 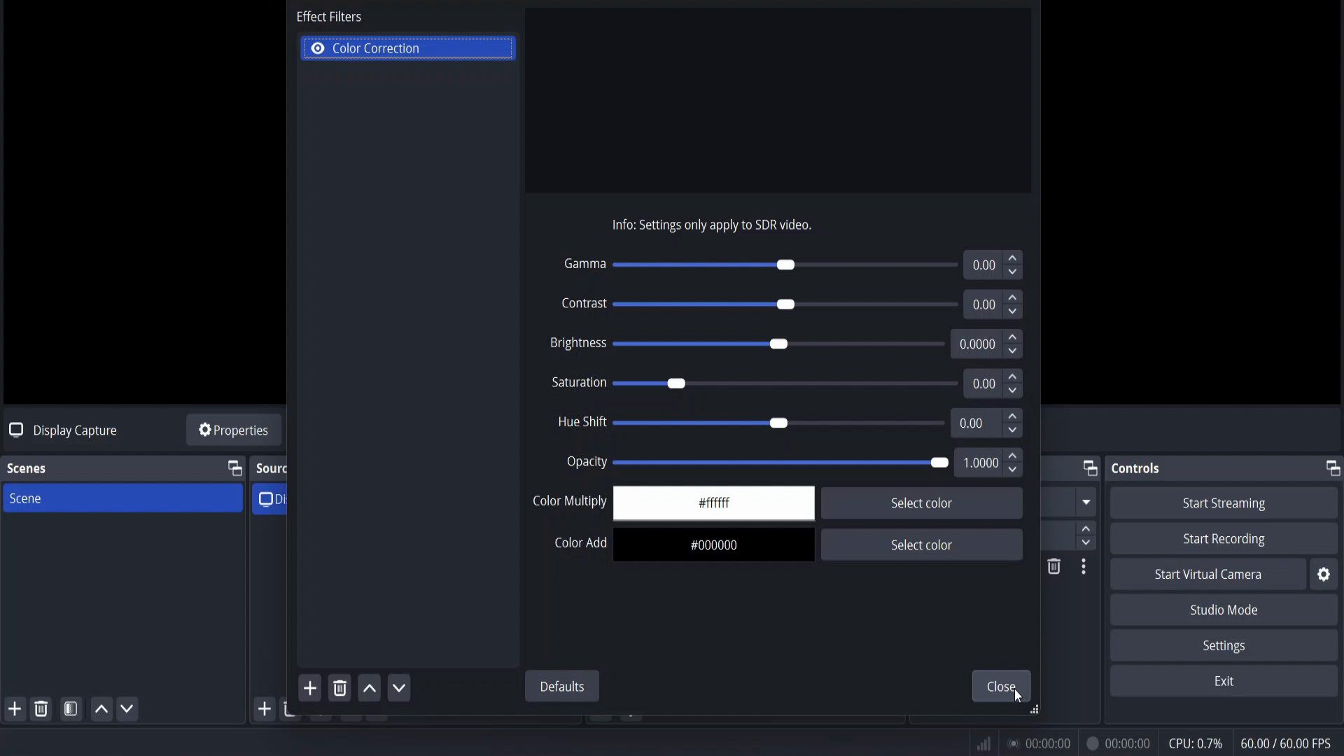 What do you see at coordinates (1226, 503) in the screenshot?
I see `start streaming` at bounding box center [1226, 503].